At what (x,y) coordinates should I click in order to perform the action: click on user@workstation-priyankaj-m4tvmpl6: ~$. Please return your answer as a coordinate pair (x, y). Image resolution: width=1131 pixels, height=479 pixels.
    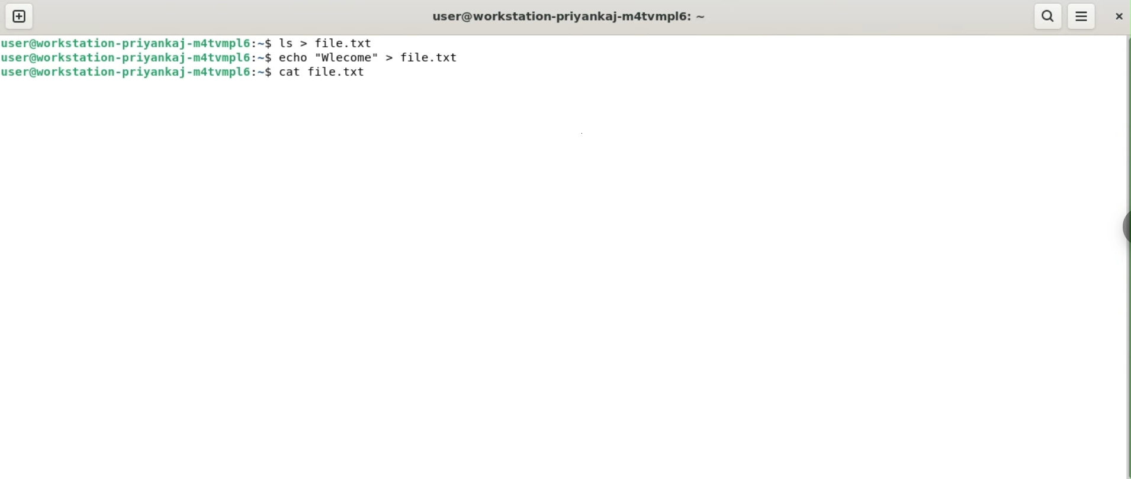
    Looking at the image, I should click on (137, 42).